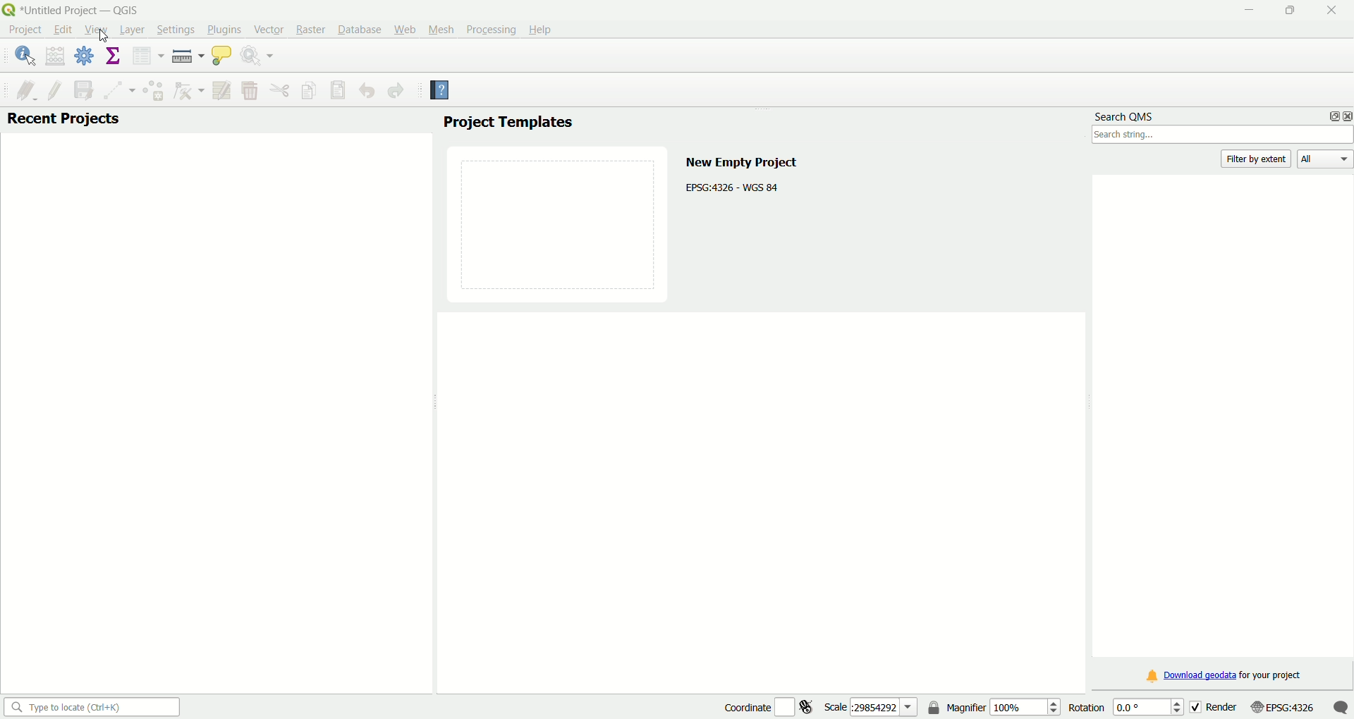  Describe the element at coordinates (73, 9) in the screenshot. I see `logo and title` at that location.